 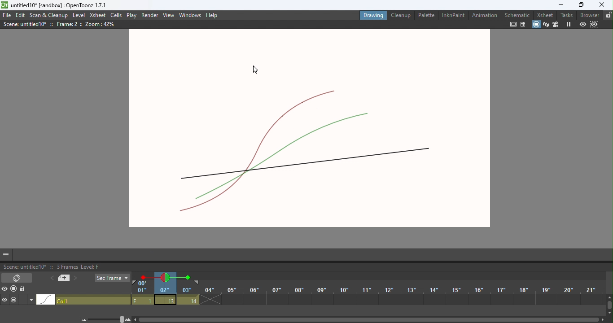 What do you see at coordinates (4, 290) in the screenshot?
I see `Preview visibility toggle all` at bounding box center [4, 290].